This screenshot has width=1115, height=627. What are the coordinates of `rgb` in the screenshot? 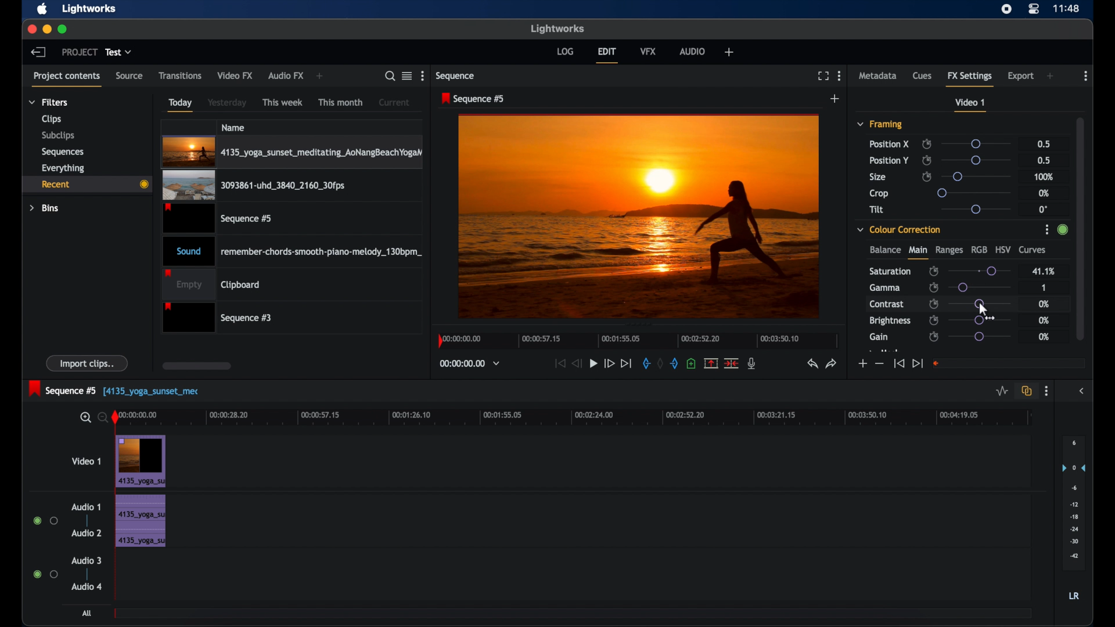 It's located at (979, 249).